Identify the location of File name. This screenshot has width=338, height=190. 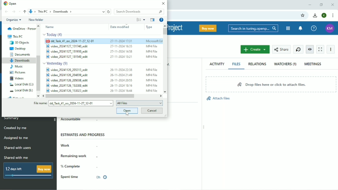
(40, 104).